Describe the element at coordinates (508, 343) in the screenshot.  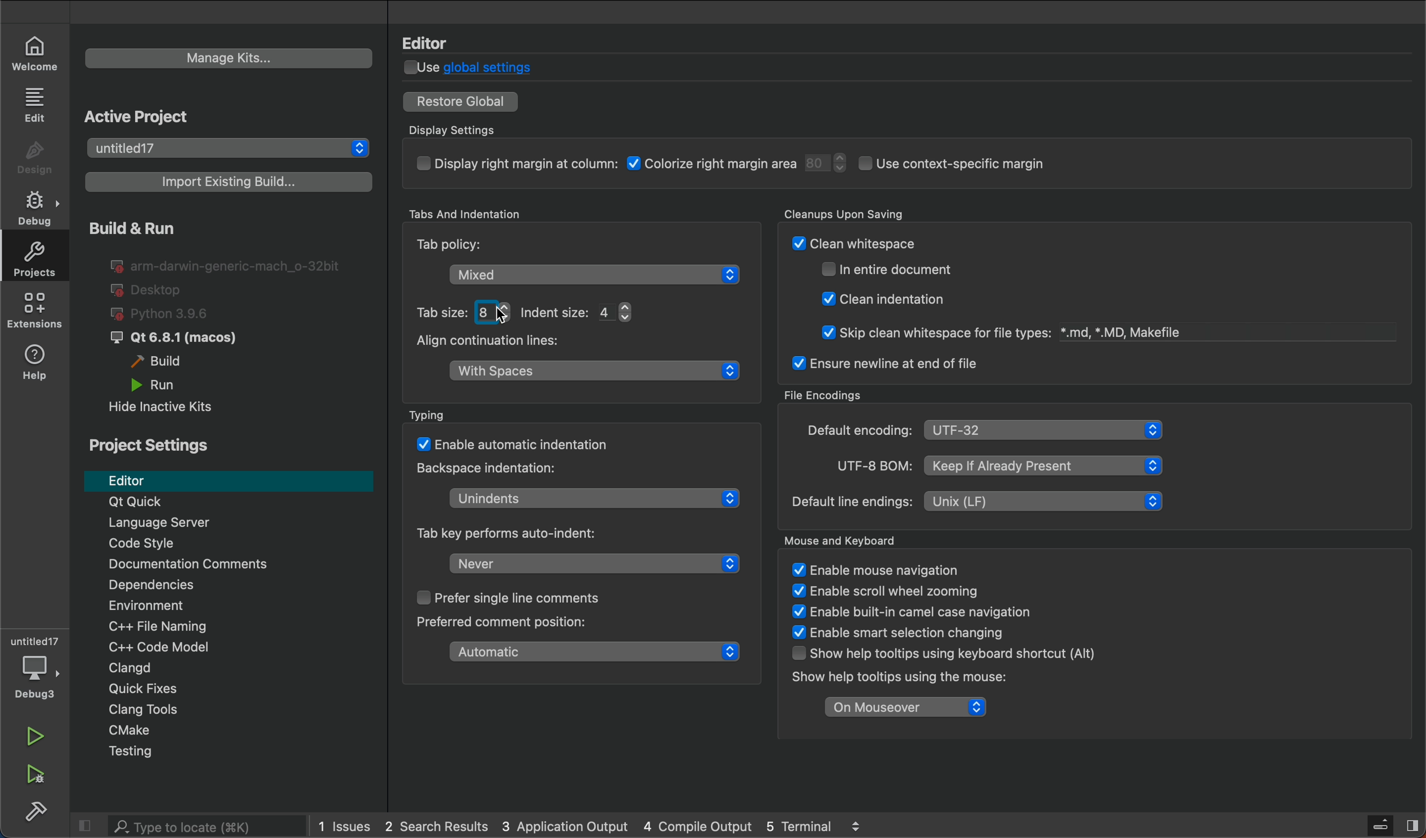
I see `Align continuation lines:` at that location.